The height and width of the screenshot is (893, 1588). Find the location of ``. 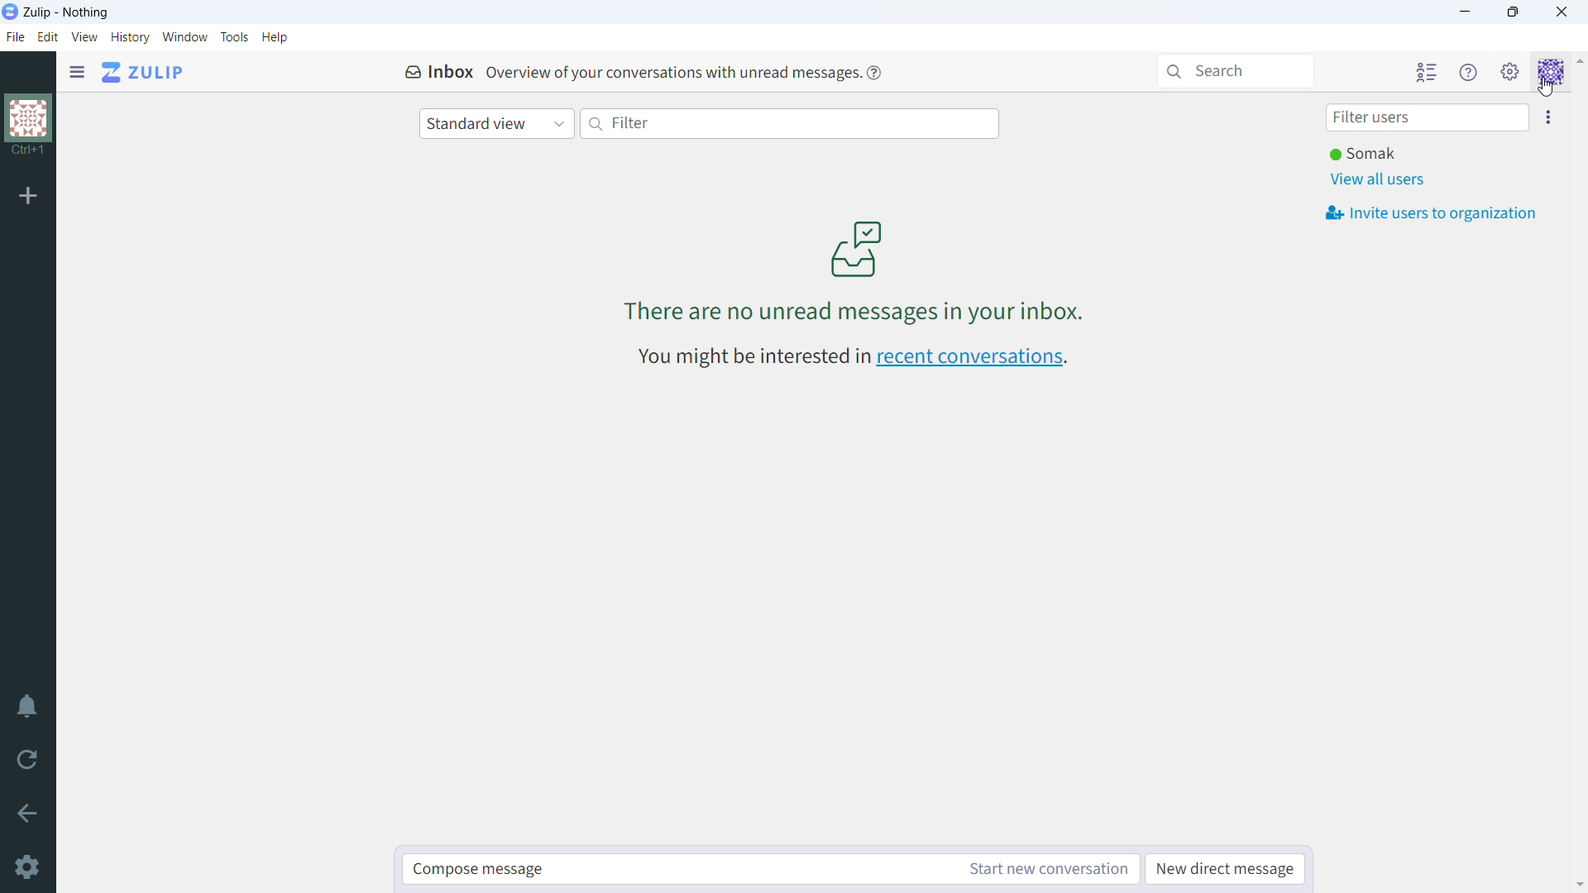

 is located at coordinates (1548, 87).